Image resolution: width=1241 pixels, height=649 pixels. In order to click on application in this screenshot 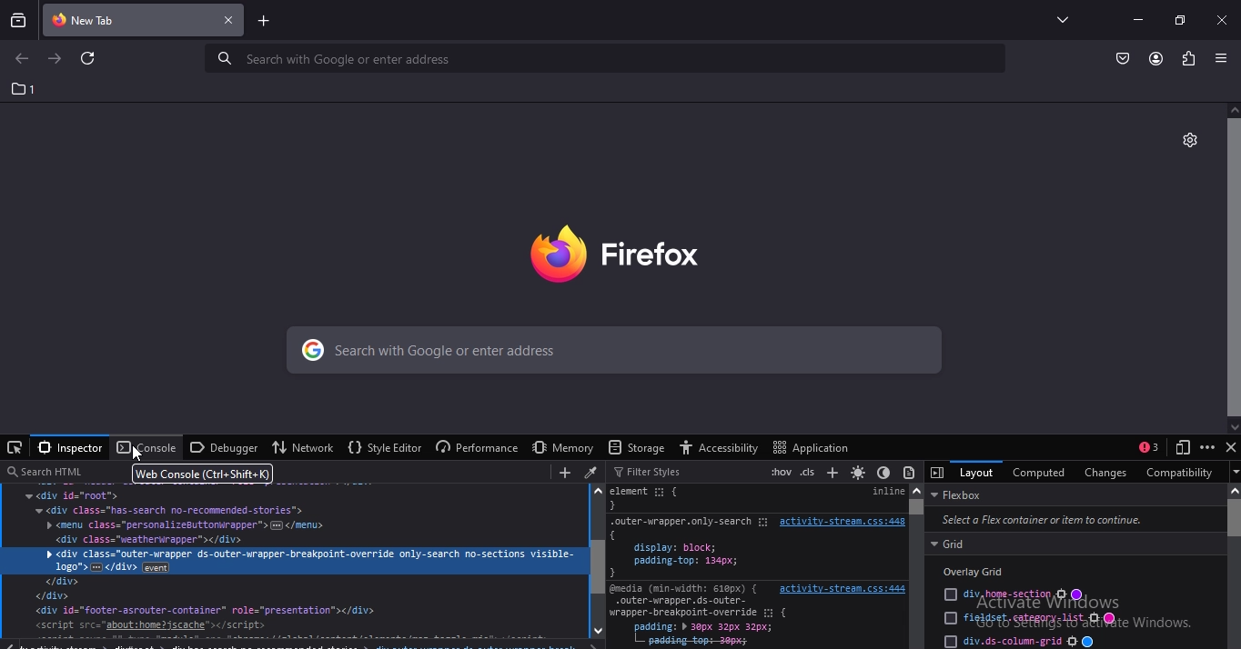, I will do `click(809, 447)`.